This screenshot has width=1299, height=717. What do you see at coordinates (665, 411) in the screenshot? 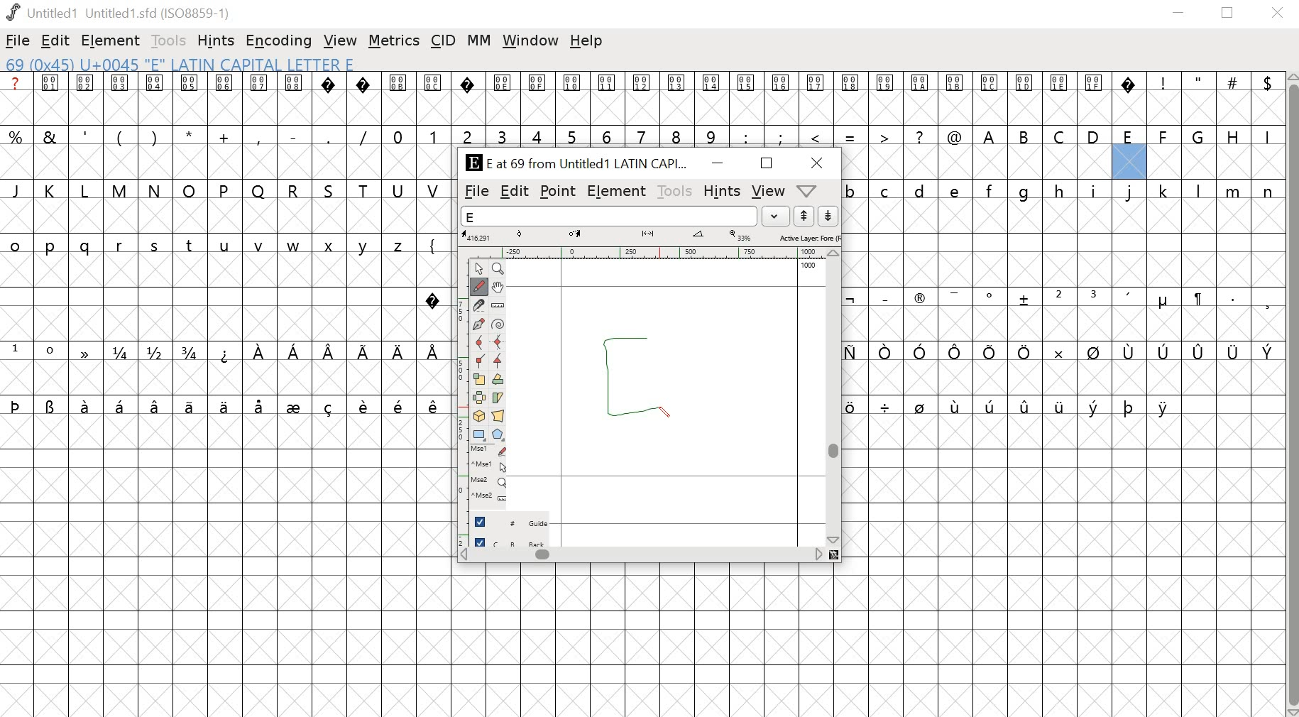
I see `PEN` at bounding box center [665, 411].